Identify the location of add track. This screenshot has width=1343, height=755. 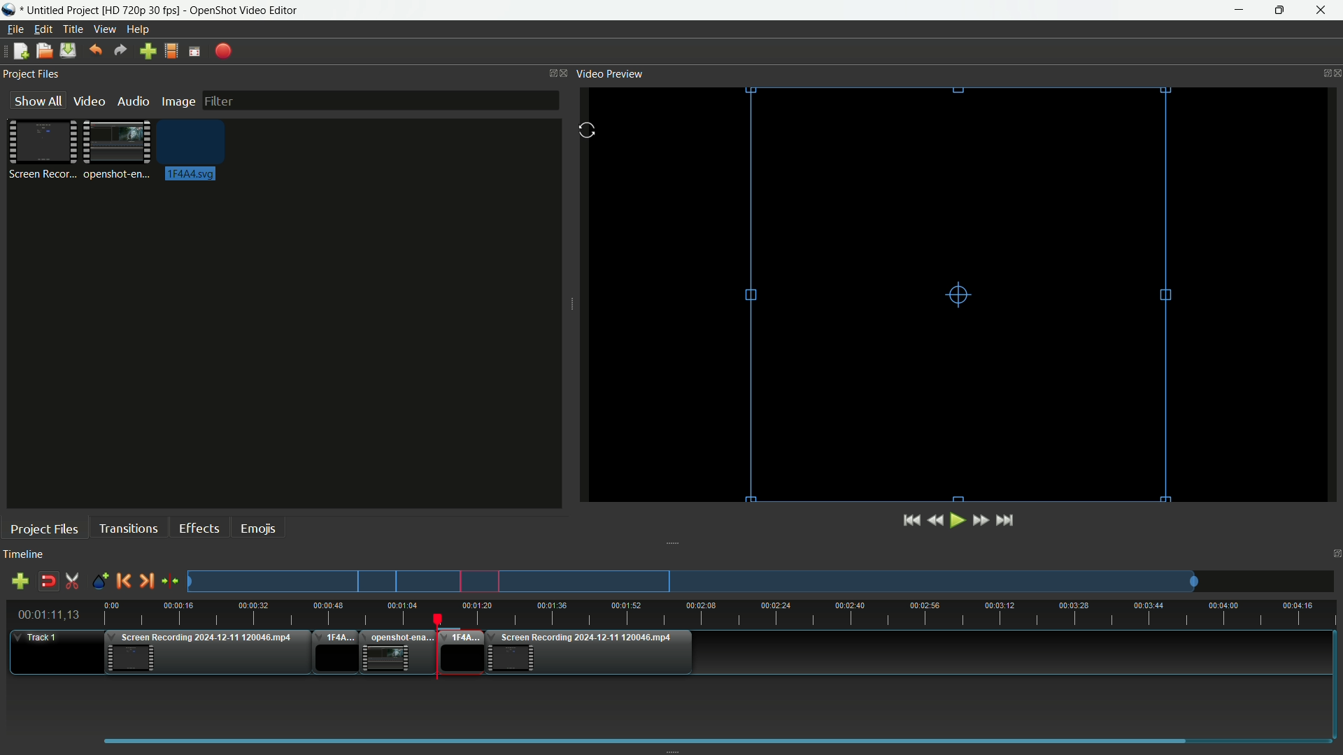
(17, 582).